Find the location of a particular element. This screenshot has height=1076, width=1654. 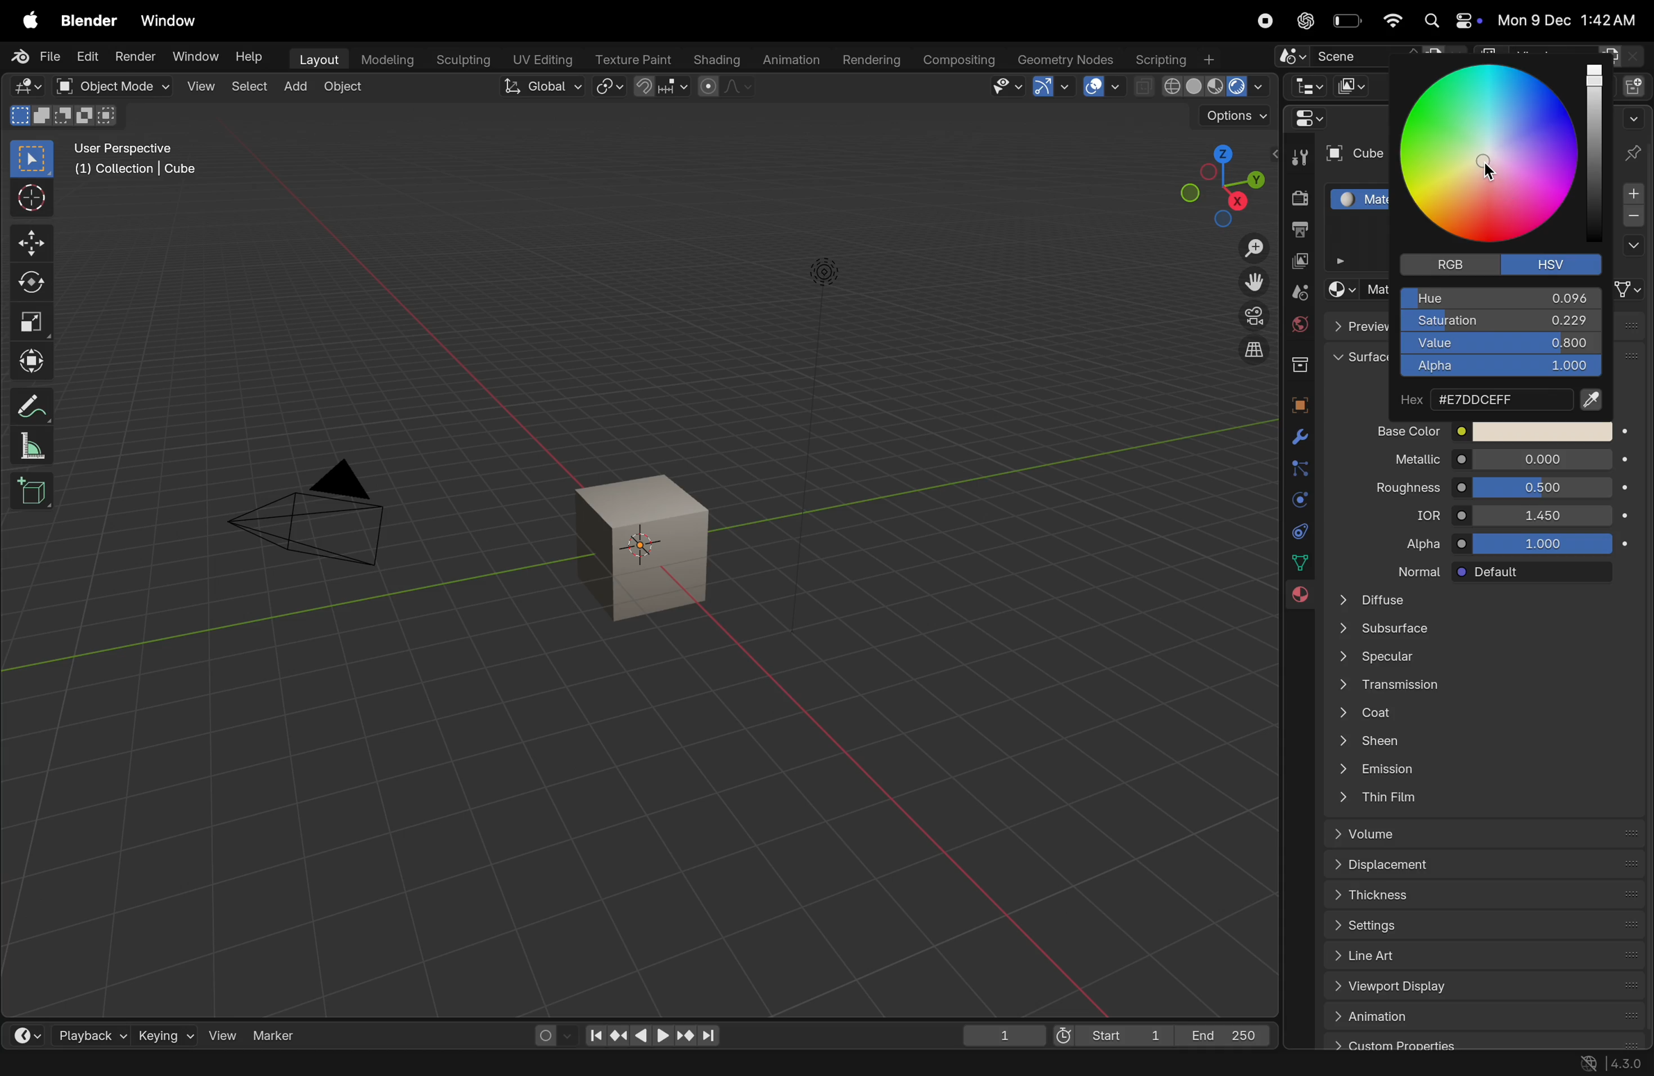

pan view is located at coordinates (183, 1063).